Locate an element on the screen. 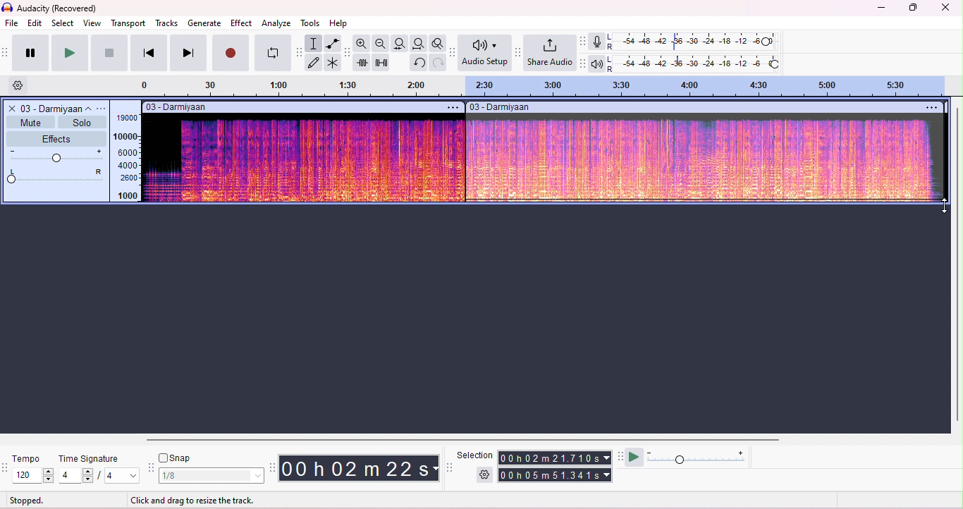 The height and width of the screenshot is (509, 963). effects is located at coordinates (56, 139).